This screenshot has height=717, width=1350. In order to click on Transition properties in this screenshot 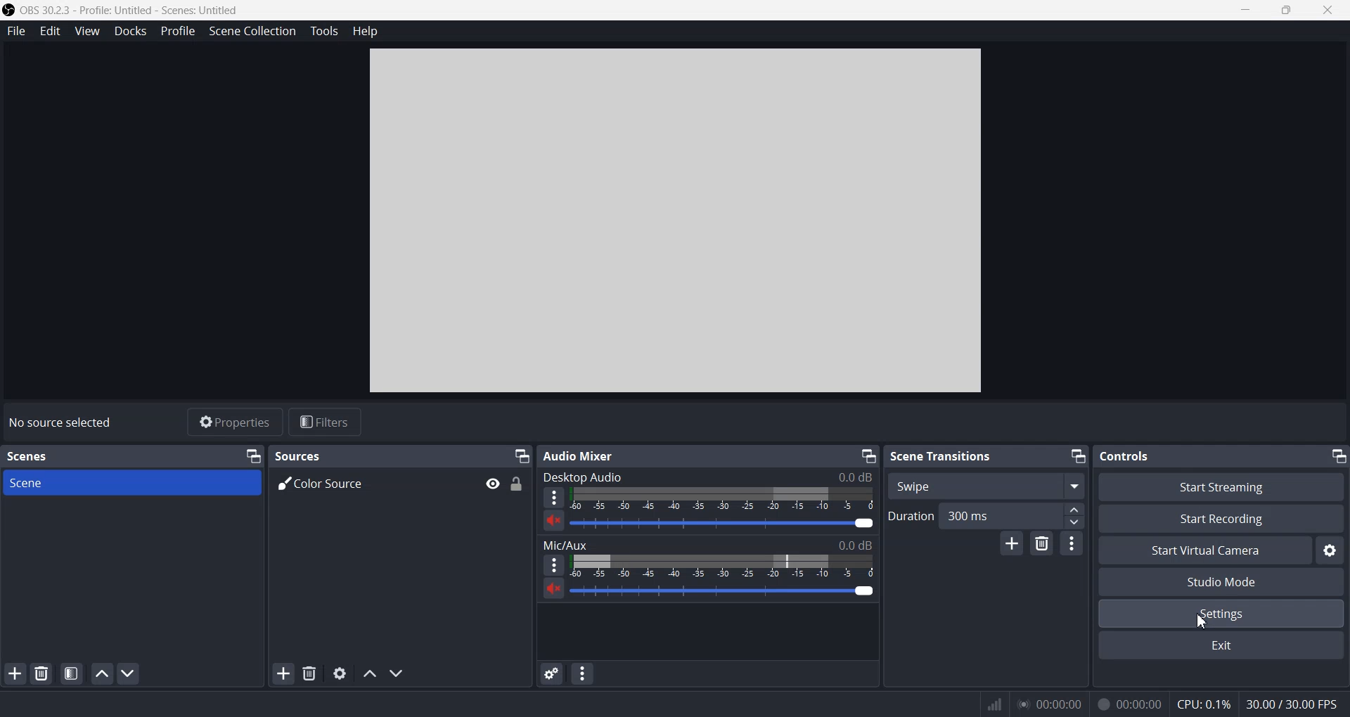, I will do `click(1072, 544)`.